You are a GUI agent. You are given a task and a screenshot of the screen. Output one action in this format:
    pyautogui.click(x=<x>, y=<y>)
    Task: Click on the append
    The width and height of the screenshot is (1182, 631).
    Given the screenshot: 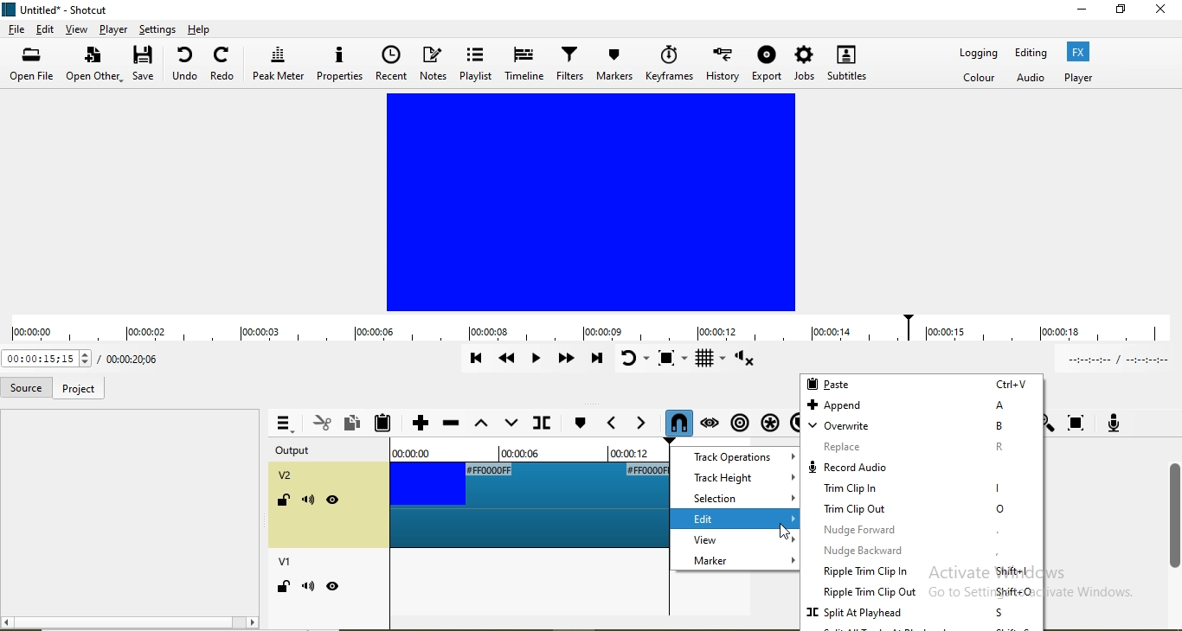 What is the action you would take?
    pyautogui.click(x=921, y=405)
    